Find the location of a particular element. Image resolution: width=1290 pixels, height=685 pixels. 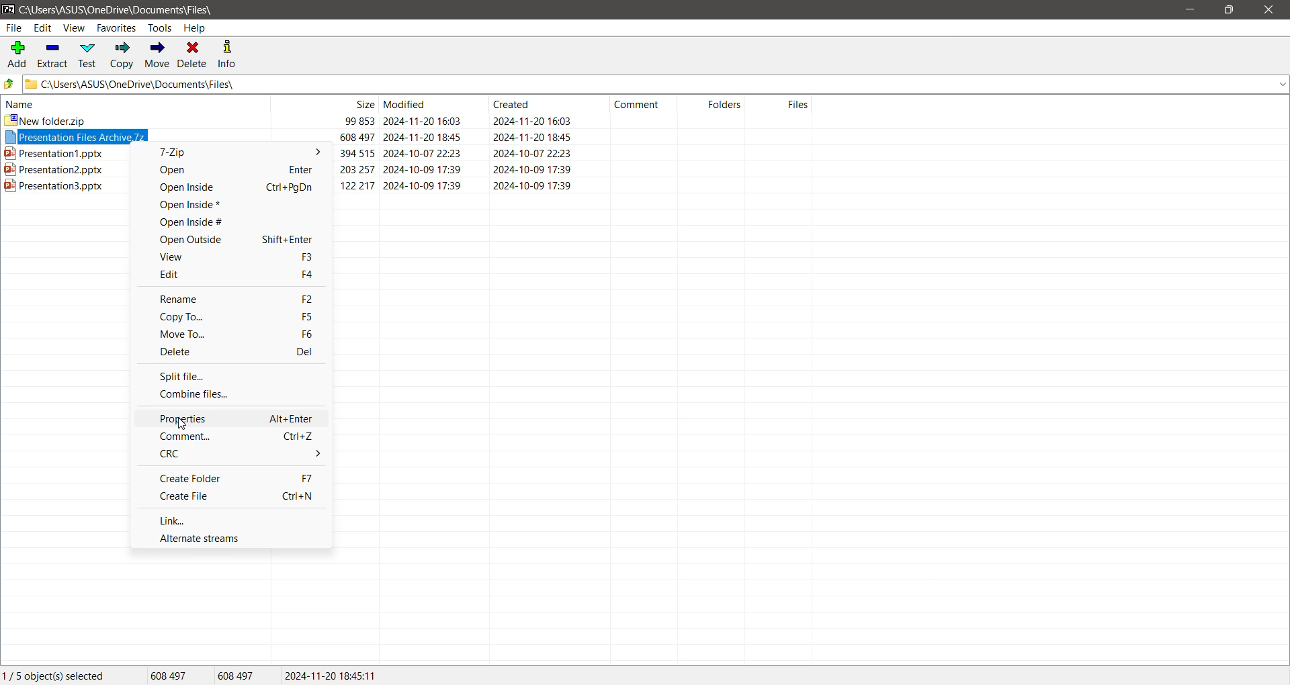

f7 is located at coordinates (300, 477).